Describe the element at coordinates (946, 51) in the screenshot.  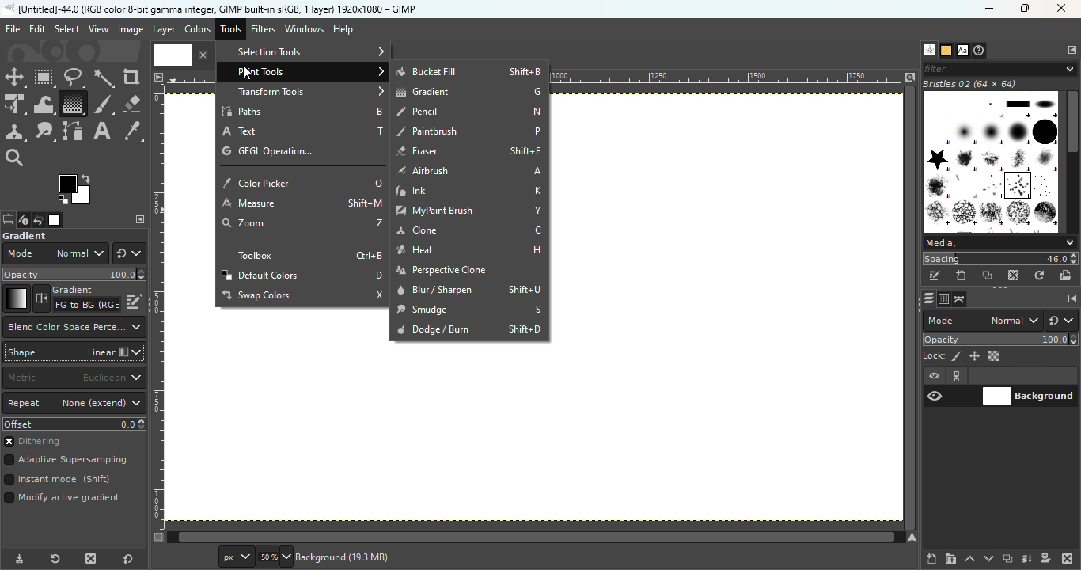
I see `Open the patterns dialog` at that location.